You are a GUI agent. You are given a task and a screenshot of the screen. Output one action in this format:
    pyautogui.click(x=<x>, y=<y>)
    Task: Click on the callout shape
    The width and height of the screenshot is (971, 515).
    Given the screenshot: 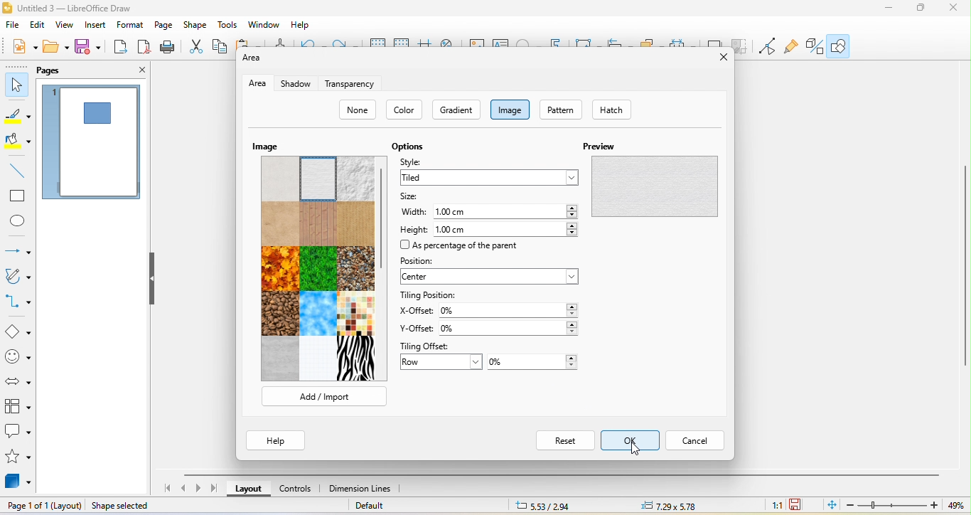 What is the action you would take?
    pyautogui.click(x=18, y=434)
    